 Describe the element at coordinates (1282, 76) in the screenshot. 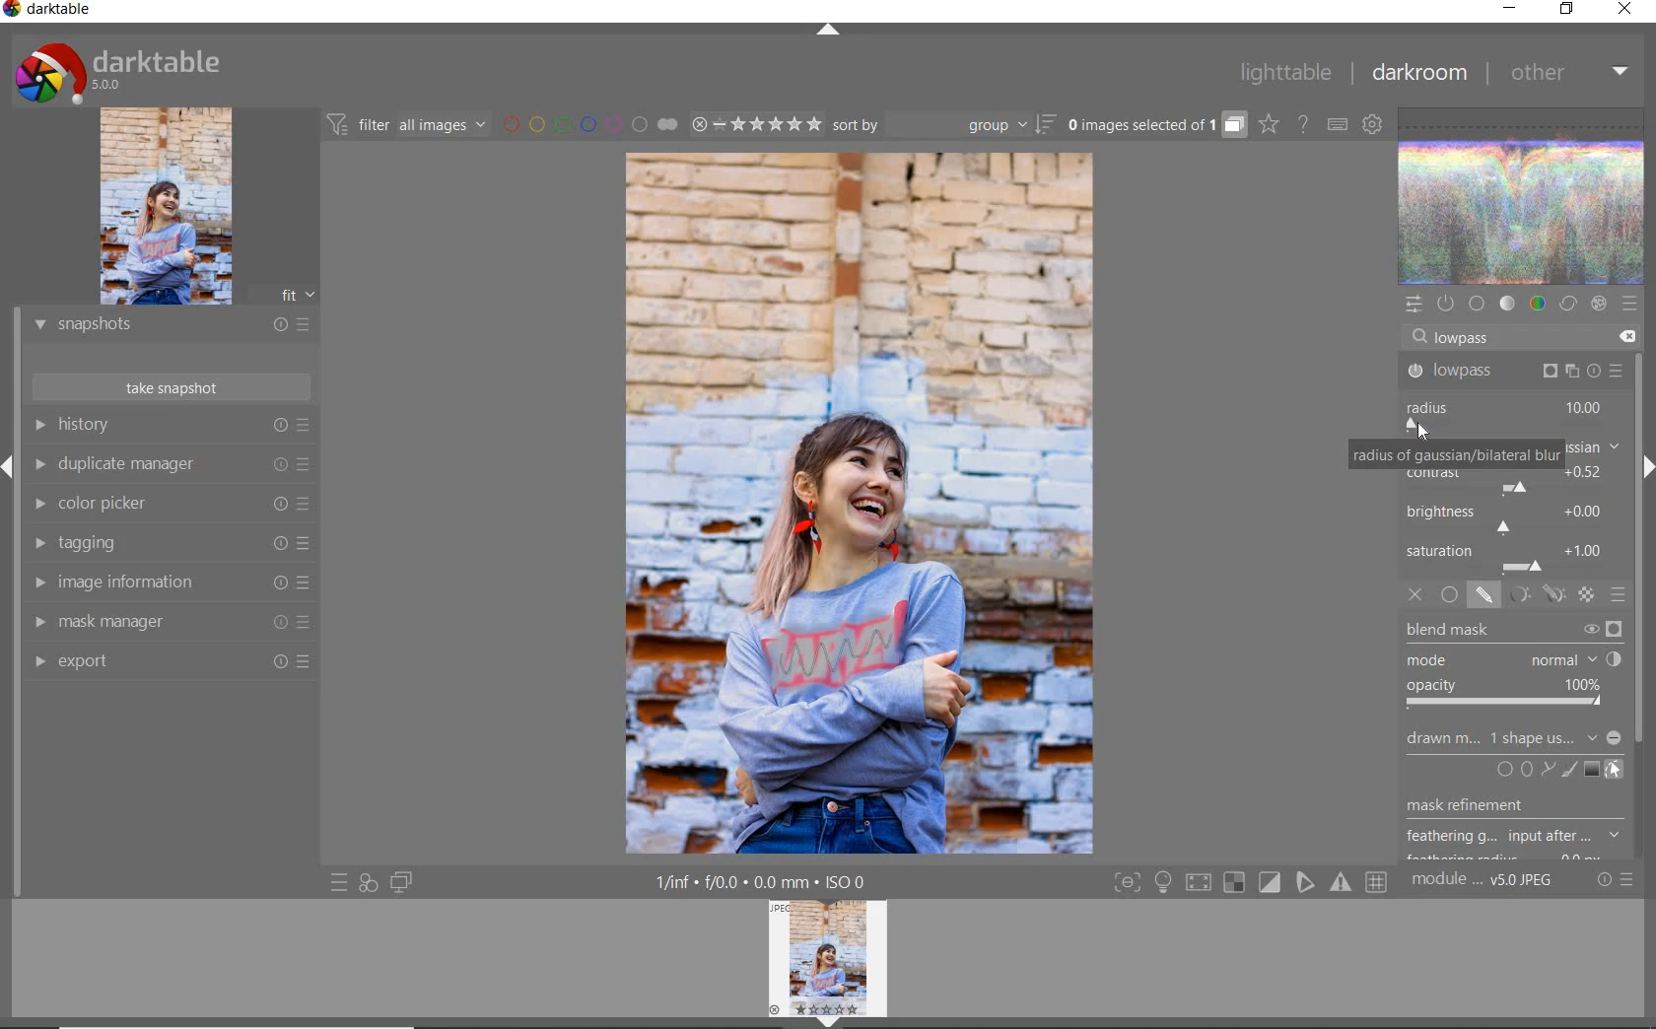

I see `lighttable` at that location.